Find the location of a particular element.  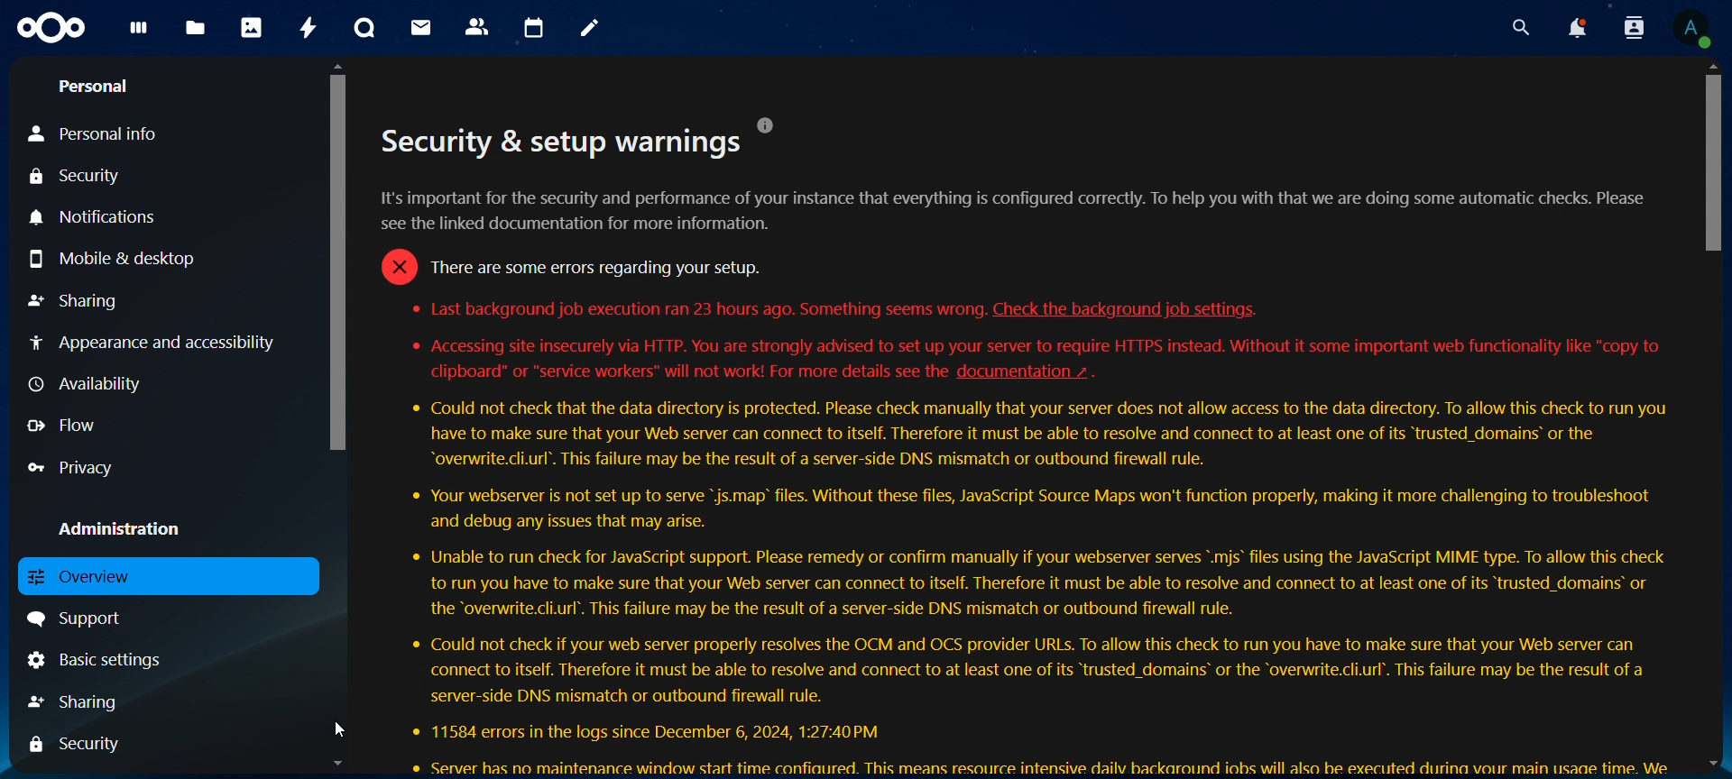

. . [J]
Security & setup warnings
t's important for the security and performance of your instance that everything is configured correctly. To help you with that we are doing some automatic checks. Please
ee the linked documentation for more information.
= There are some errors regarding your setup.

* Last background job execution ran 23 hours ago. Something seems wrong. Check the background job settings.

* Accessing site insecurely via HTTP. You are strongly advised to set up your server to require HTTPS instead. Without it some important web functionality like "copy to
clipboard" or “service workers" will not work! For more details see the documentation ~ .

* Could not check that the data directory is protected. Please check manually that your server does not allow access to the data directory. To allow this check to run you
have to make sure that your Web server can connect to itself. Therefore it must be able to resolve and connect to at least one of its “trusted_domains’ or the
“overwrite.cli.url’. This failure may be the result of a server-side DNS mismatch or outbound firewall rule.

* Your webserver is not set up to serve "js.map’ files. Without these files, JavaScript Source Maps won't function properly, making it more challenging to troubleshoot
and debug any issues that may arise.

* Unable to run check for JavaScript support. Please remedy or confirm manually if your webserver serves *.mis’ files using the JavaScript MIME type. To allow this check
to run you have to make sure that your Web server can connect to itself. Therefore it must be able to resolve and connect to at least one of its “trusted_domains’ or
the “overwrite.cli.url’. This failure may be the result of a server-side DNS mismatch or outbound firewall rule.

* Could not check if your web server properly resolves the OCM and OCS provider URLs. To allow this check to run you have to make sure that your Web server can
connect to itself. Therefore it must be able to resolve and connect to at least one of its “trusted_domains’ or the “overwrite.cli.url’. This failure may be the result of a
server-side DNS mismatch or outbound firewall rule.

* 11584 errors in the logs since December 6, 2024, 1:27:40 PM

® Server has no maintenance window start time confiaured. This means resource intensive dailv backaround iobs will also be executed durina vour main usaae time. We is located at coordinates (1029, 441).